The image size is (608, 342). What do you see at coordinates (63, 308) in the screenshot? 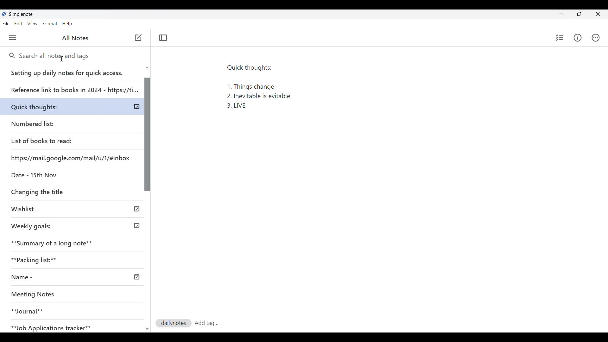
I see `Journal` at bounding box center [63, 308].